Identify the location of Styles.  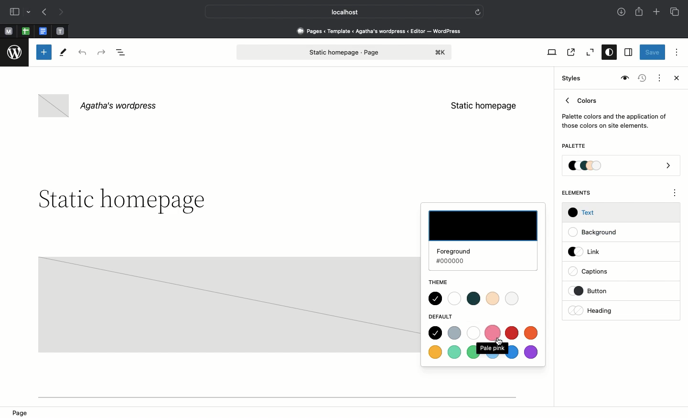
(607, 53).